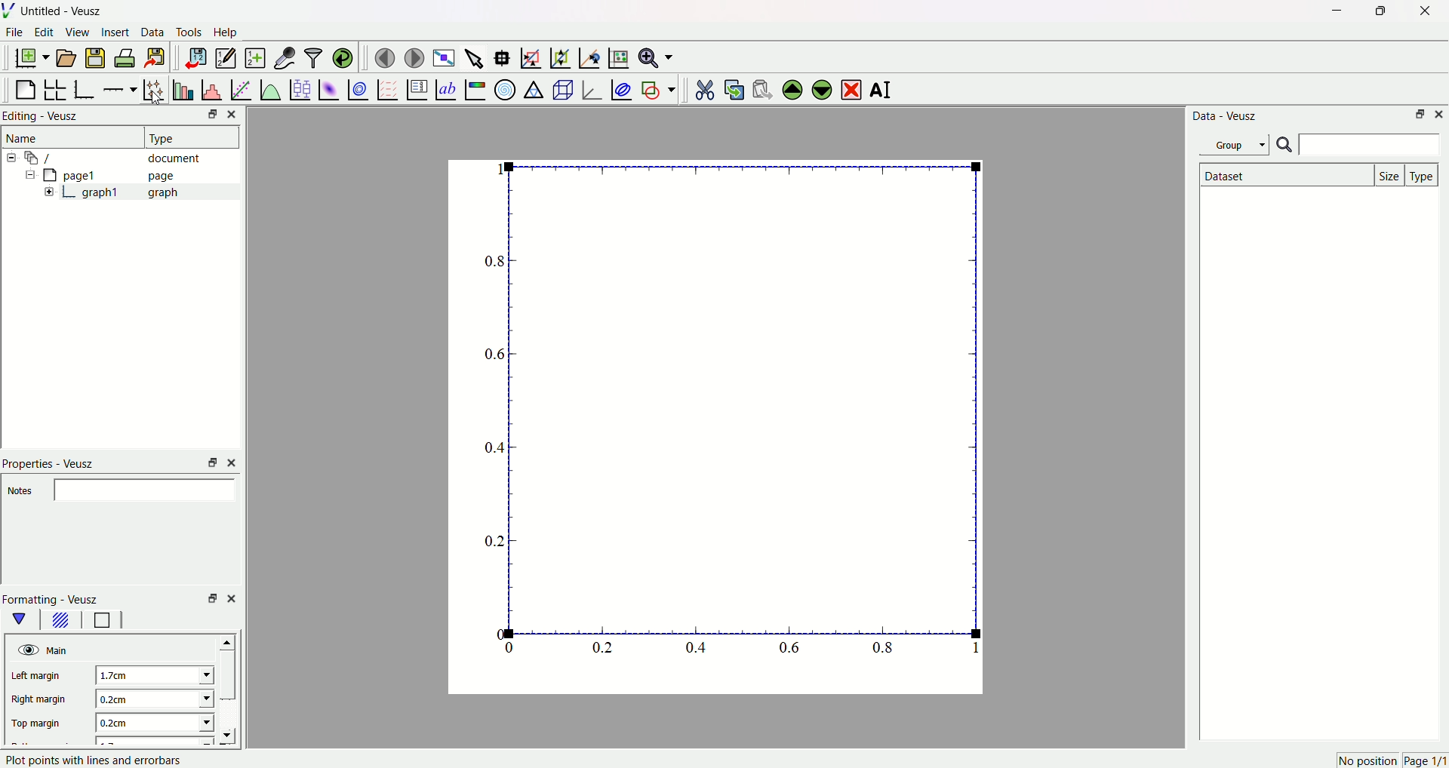 The width and height of the screenshot is (1449, 768). Describe the element at coordinates (1366, 760) in the screenshot. I see `no position` at that location.